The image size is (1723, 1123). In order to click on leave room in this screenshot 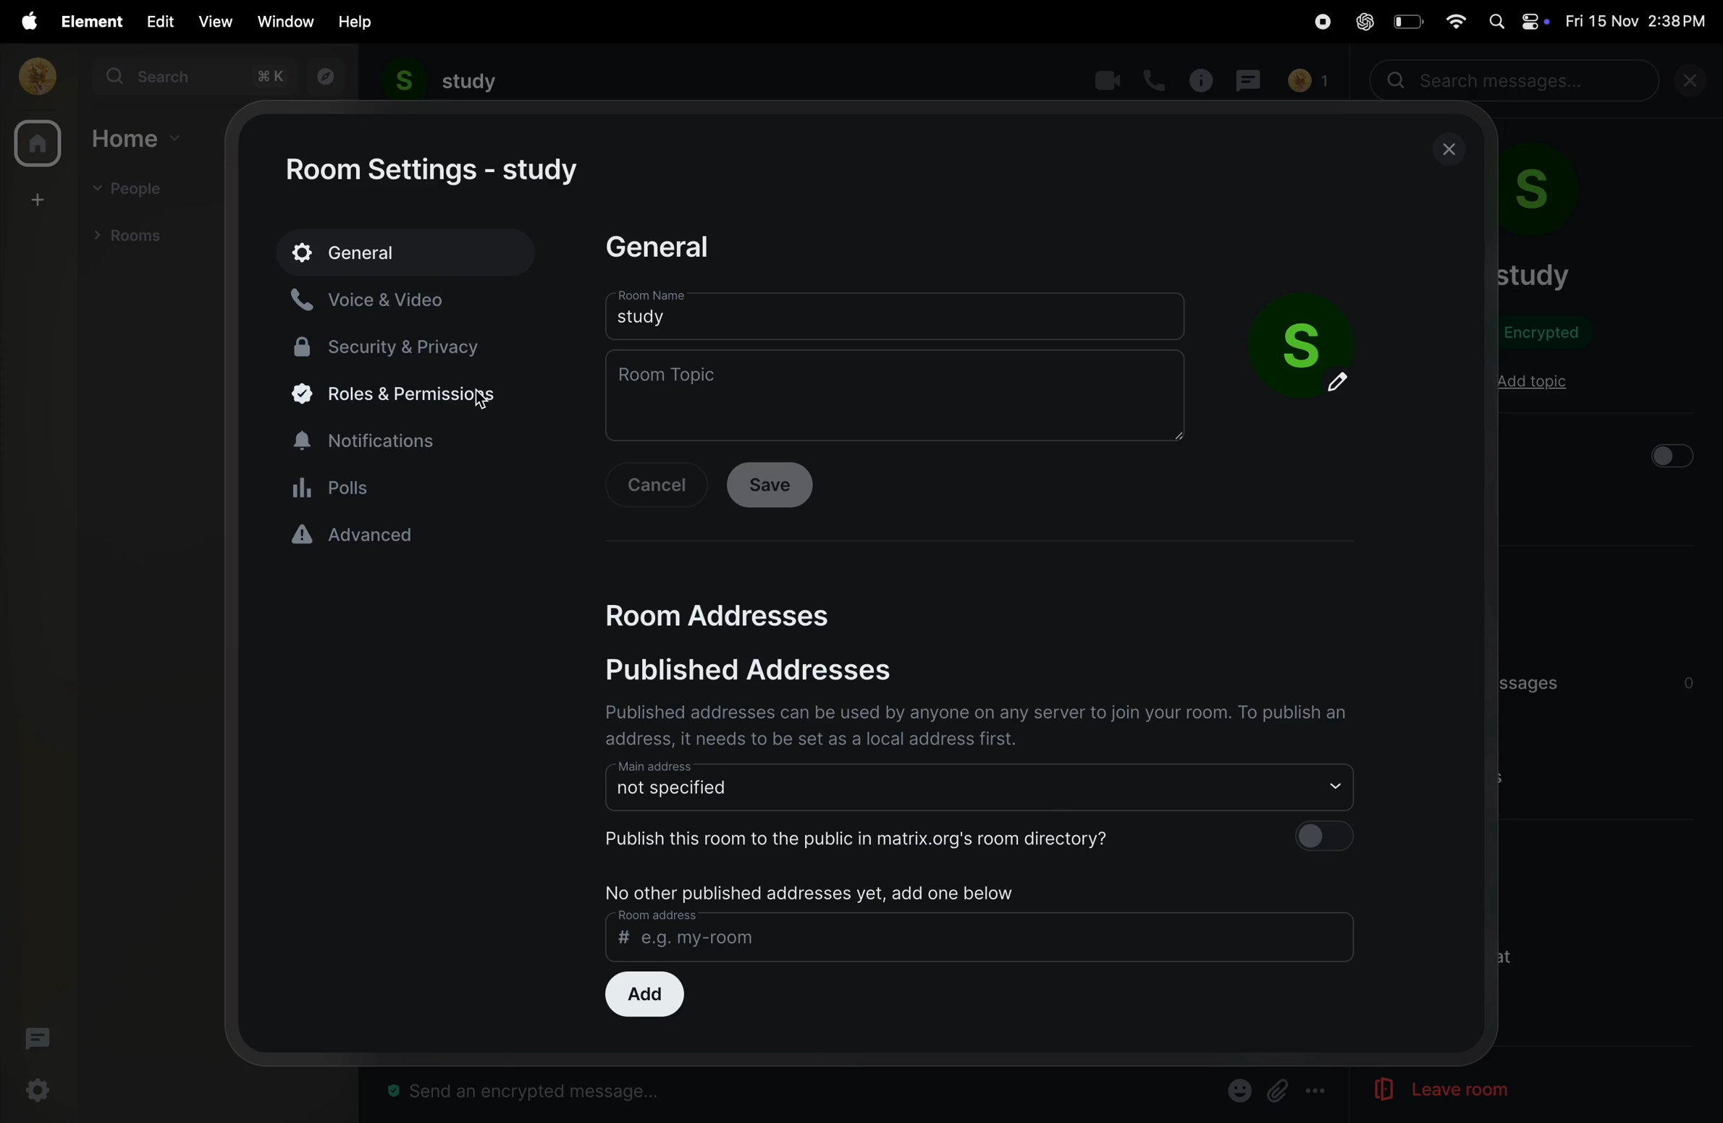, I will do `click(1421, 1090)`.